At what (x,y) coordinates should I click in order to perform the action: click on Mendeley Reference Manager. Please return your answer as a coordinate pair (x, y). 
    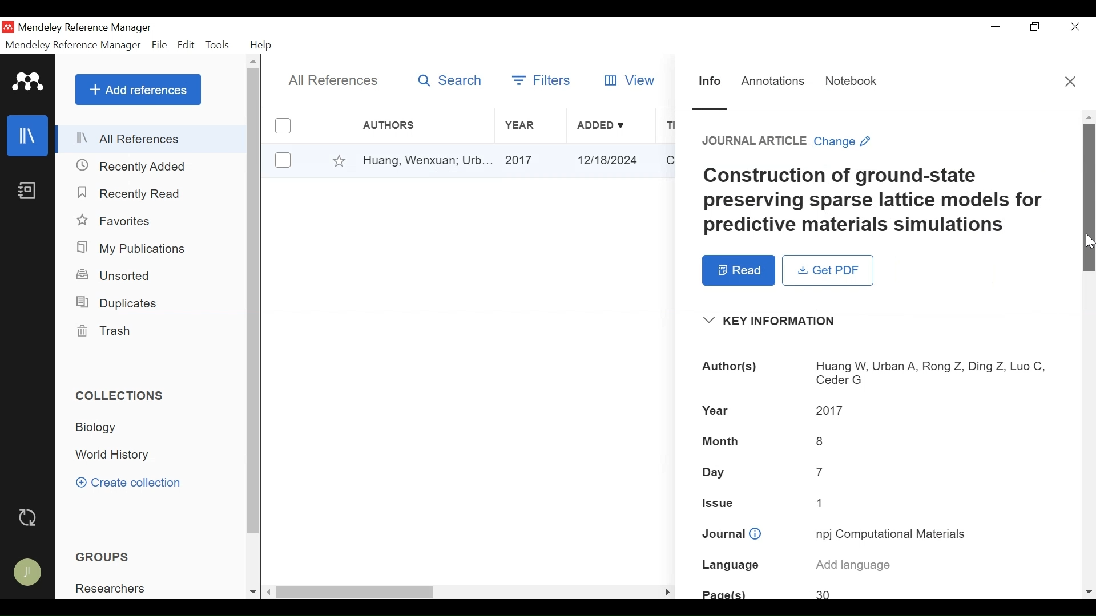
    Looking at the image, I should click on (88, 28).